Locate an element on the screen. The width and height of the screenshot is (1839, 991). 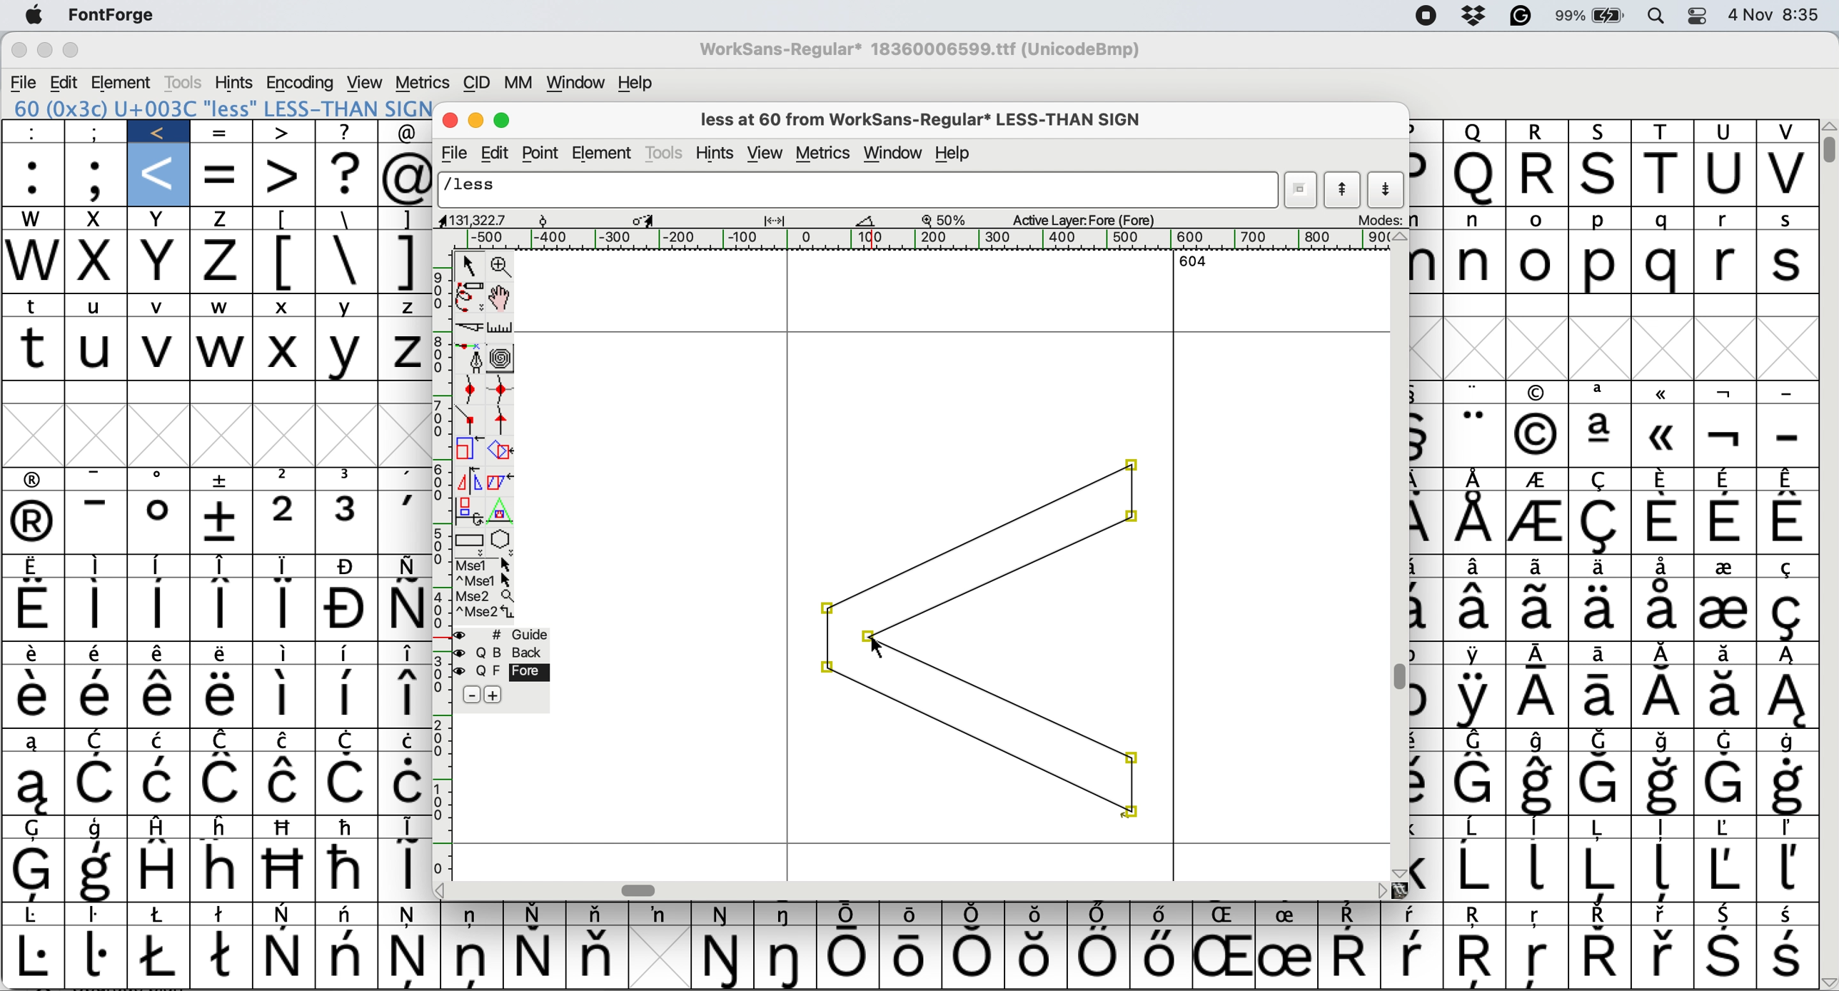
minimise is located at coordinates (477, 123).